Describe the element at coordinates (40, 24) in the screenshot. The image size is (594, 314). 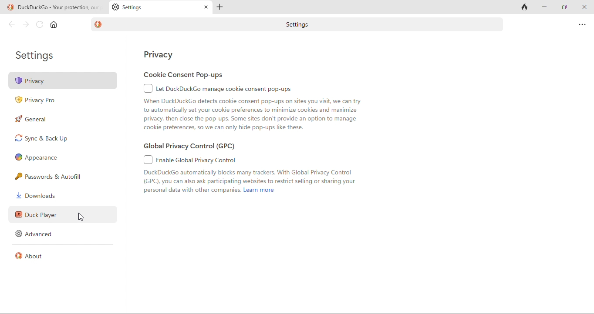
I see `refresh` at that location.